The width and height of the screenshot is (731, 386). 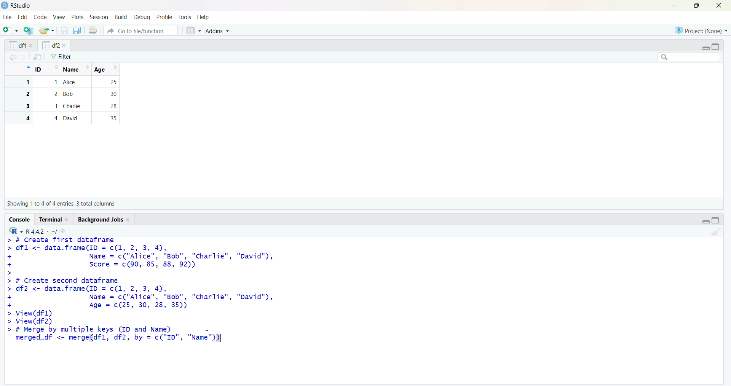 I want to click on print, so click(x=93, y=30).